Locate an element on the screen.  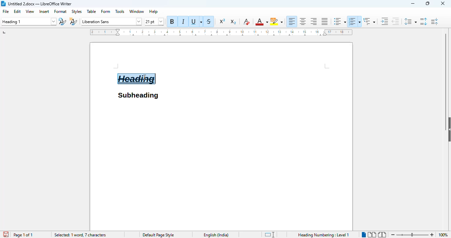
set paragraph style is located at coordinates (28, 21).